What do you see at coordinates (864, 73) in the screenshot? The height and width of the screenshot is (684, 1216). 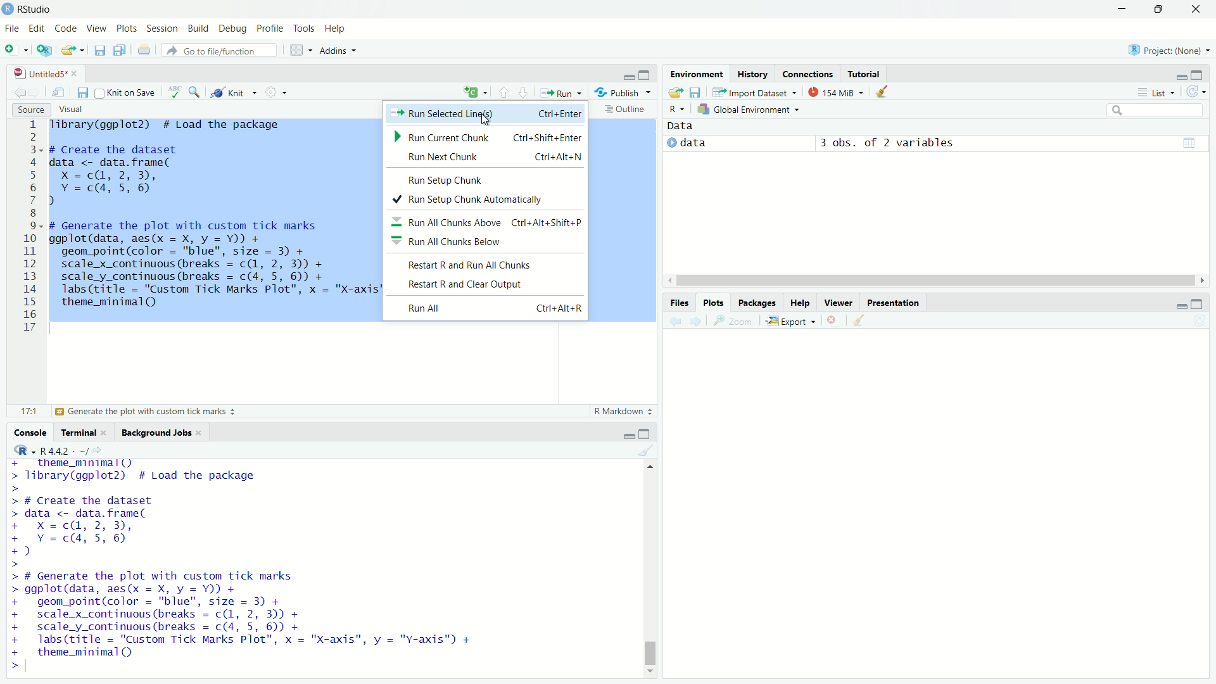 I see `tutorial` at bounding box center [864, 73].